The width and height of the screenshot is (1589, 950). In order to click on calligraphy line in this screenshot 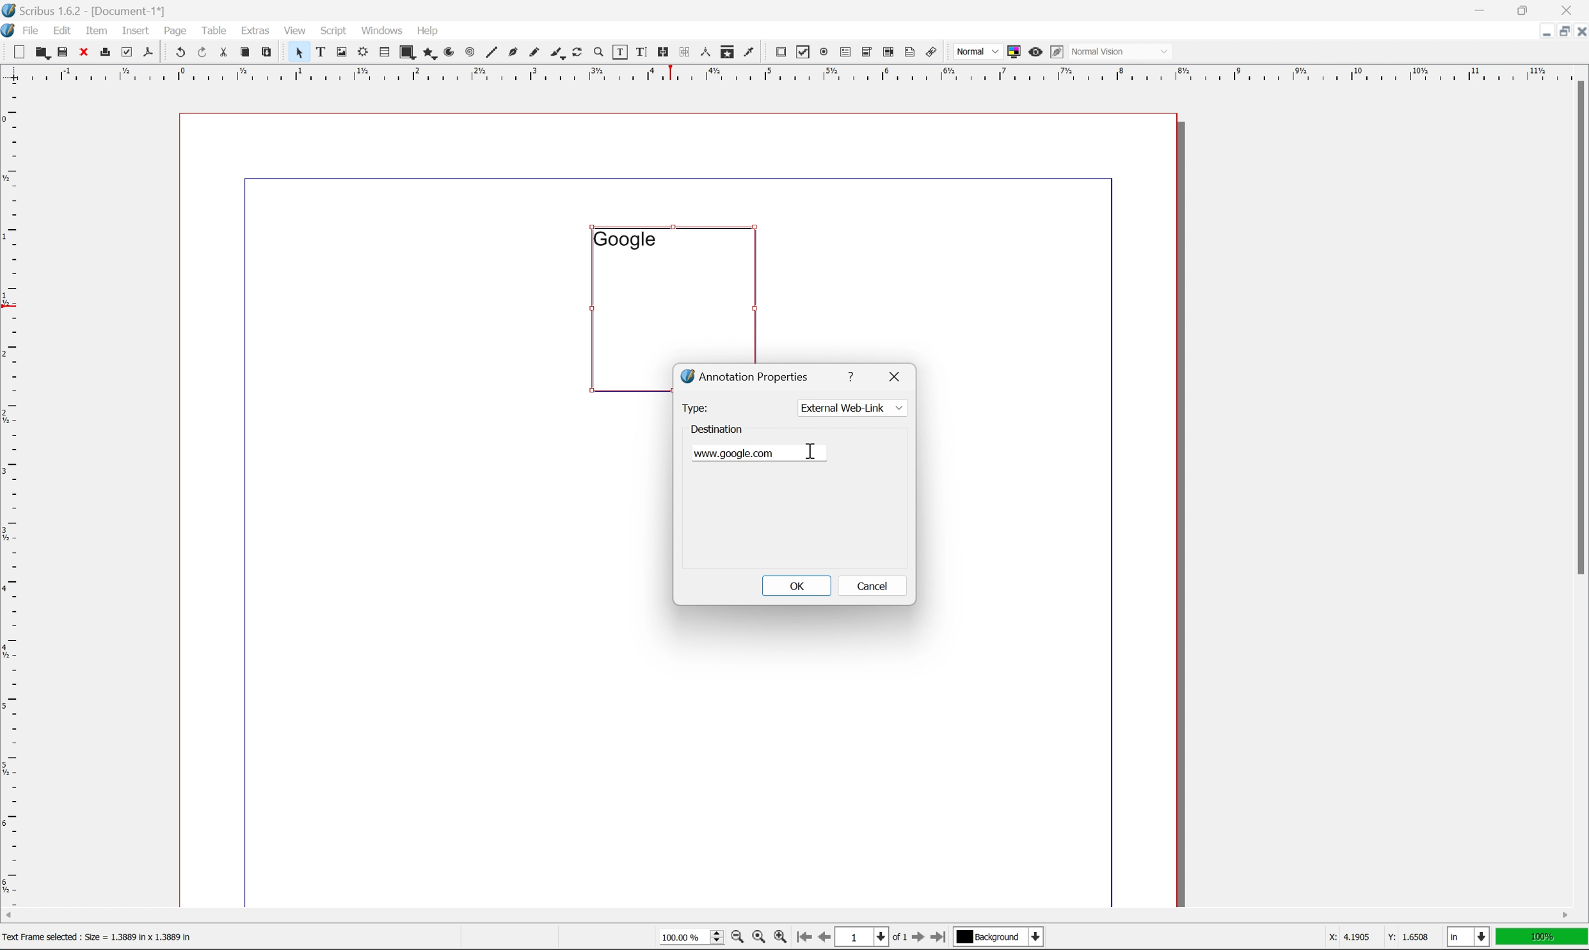, I will do `click(557, 51)`.